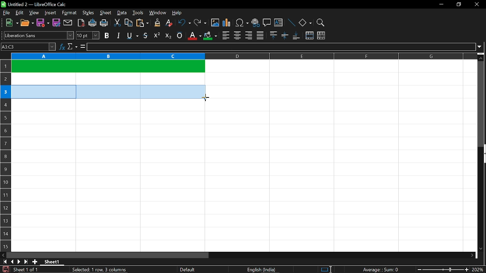 This screenshot has height=273, width=486. What do you see at coordinates (131, 36) in the screenshot?
I see `underline` at bounding box center [131, 36].